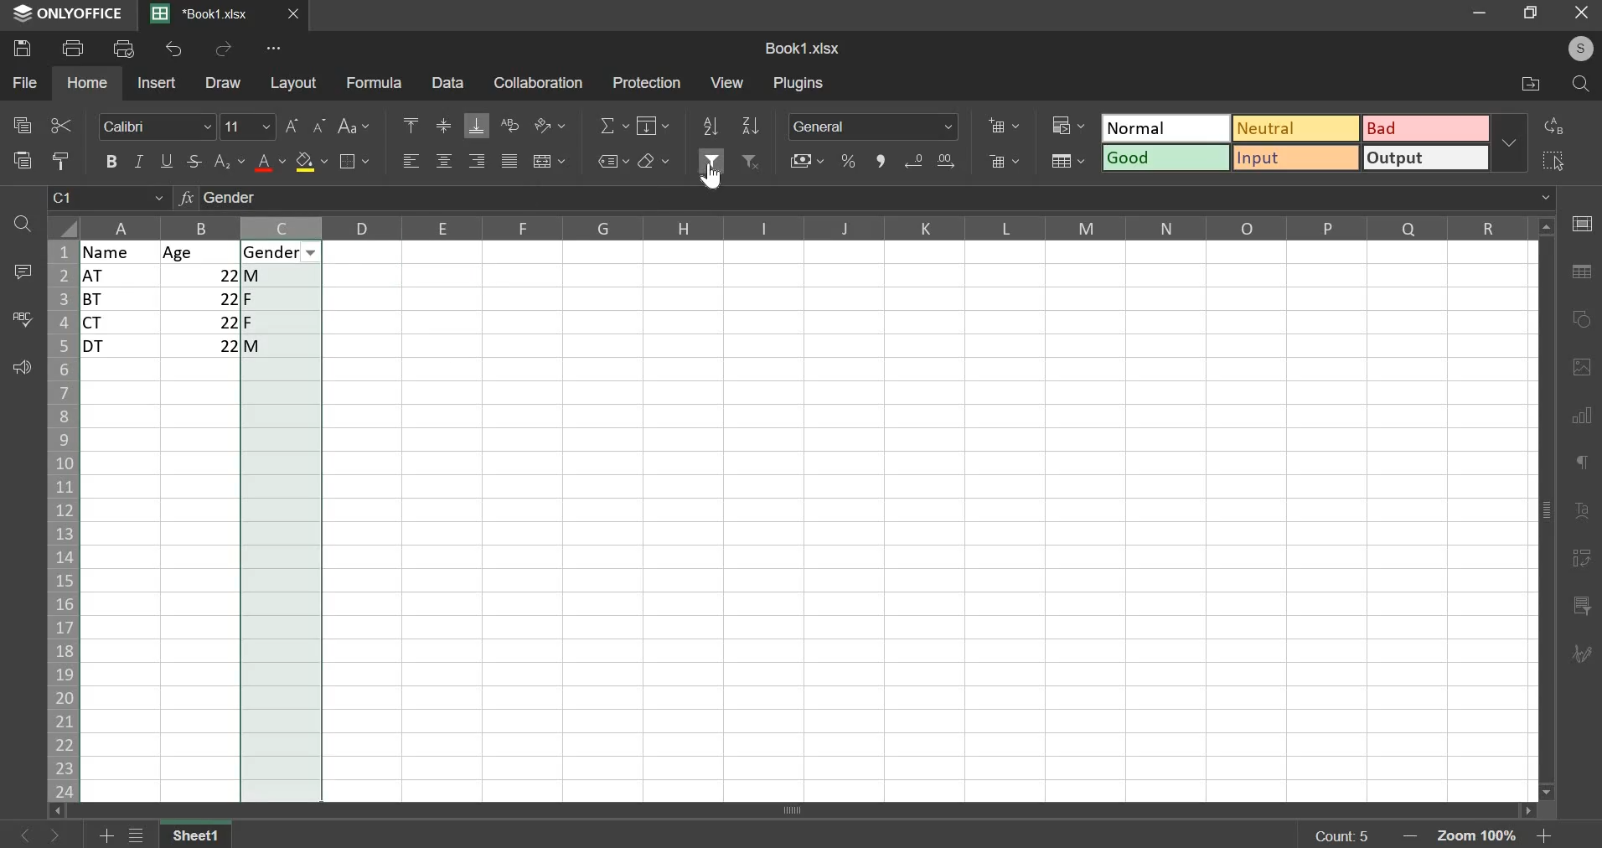  I want to click on format, so click(1295, 141).